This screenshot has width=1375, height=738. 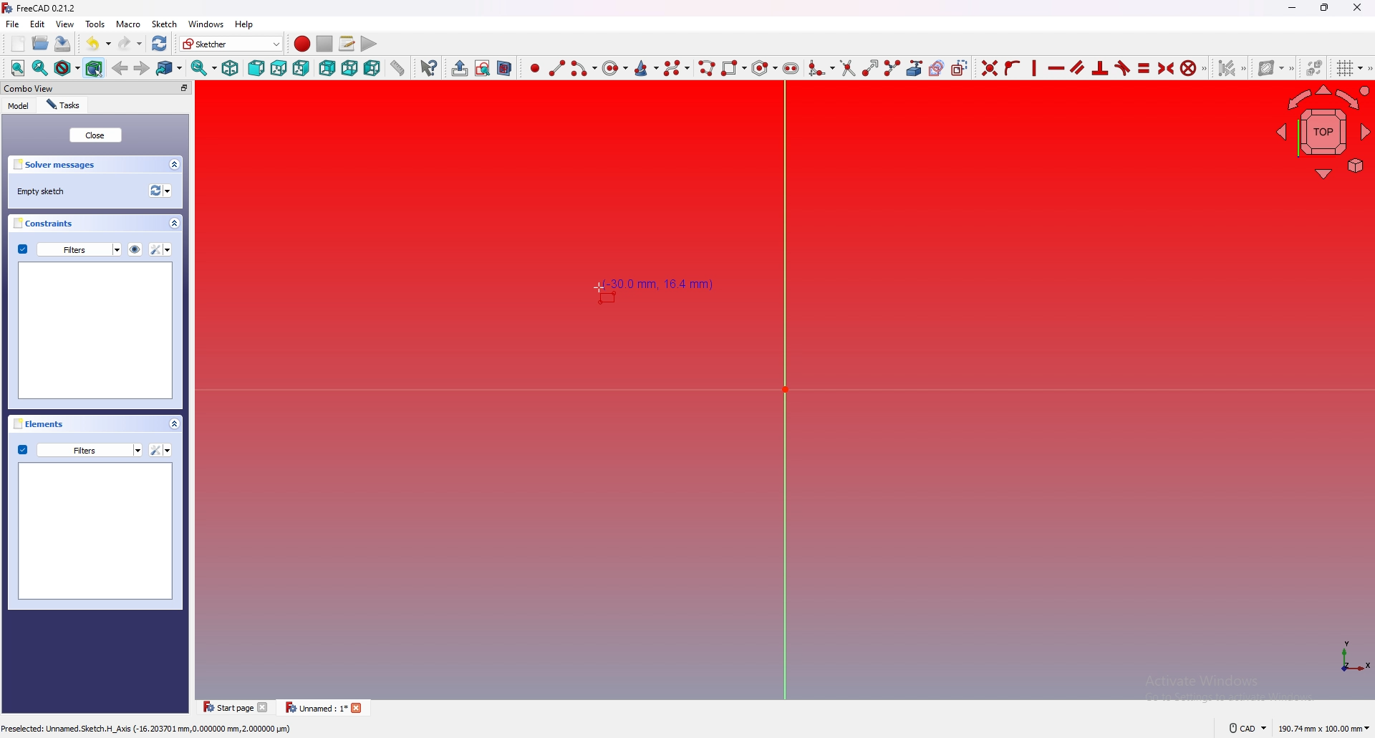 I want to click on switch virtual space, so click(x=1315, y=67).